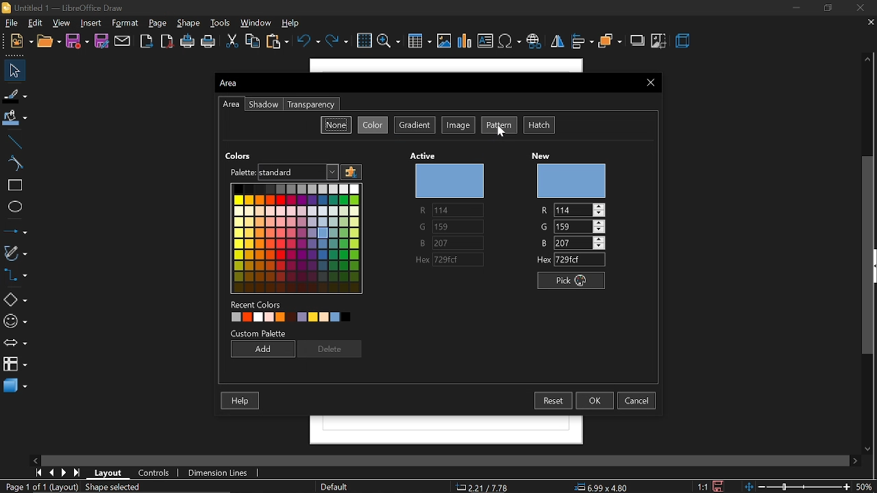 Image resolution: width=877 pixels, height=493 pixels. Describe the element at coordinates (455, 211) in the screenshot. I see `114` at that location.